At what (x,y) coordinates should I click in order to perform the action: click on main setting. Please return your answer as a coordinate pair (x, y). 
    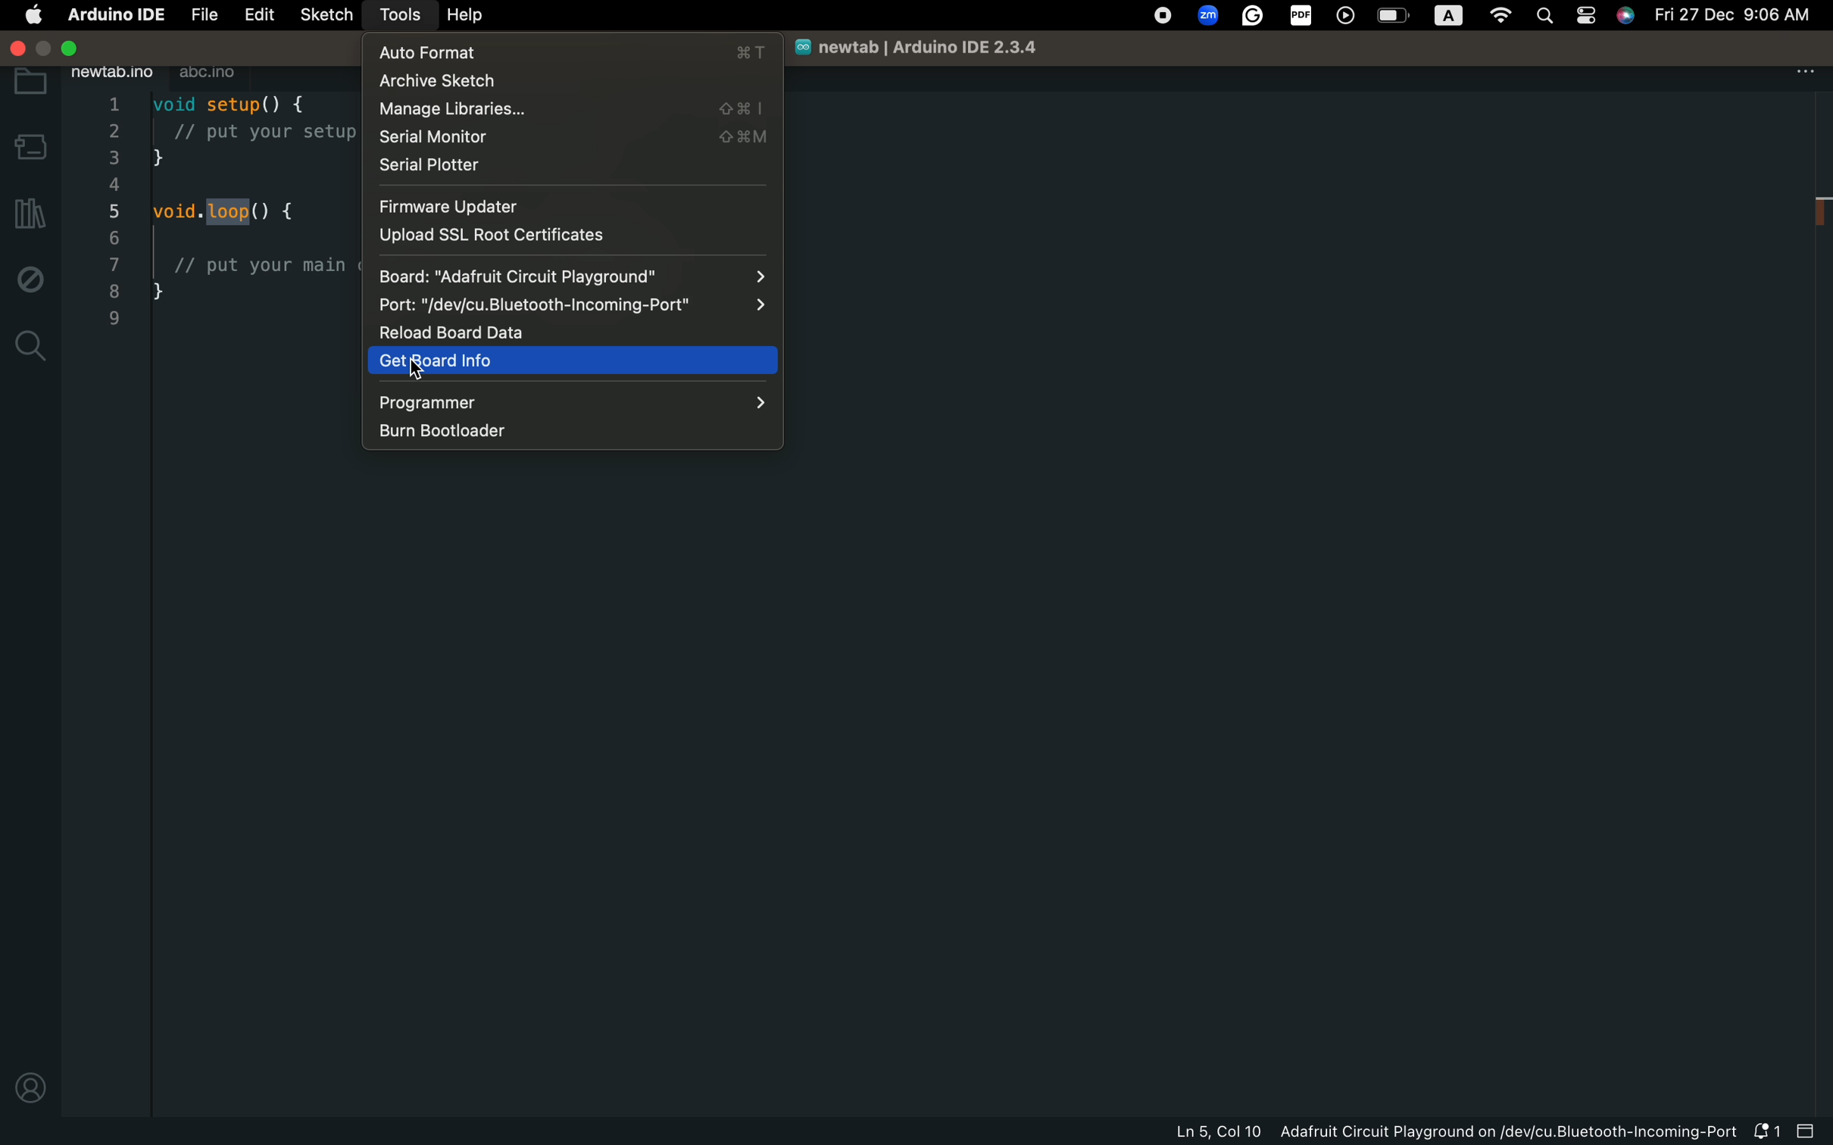
    Looking at the image, I should click on (29, 14).